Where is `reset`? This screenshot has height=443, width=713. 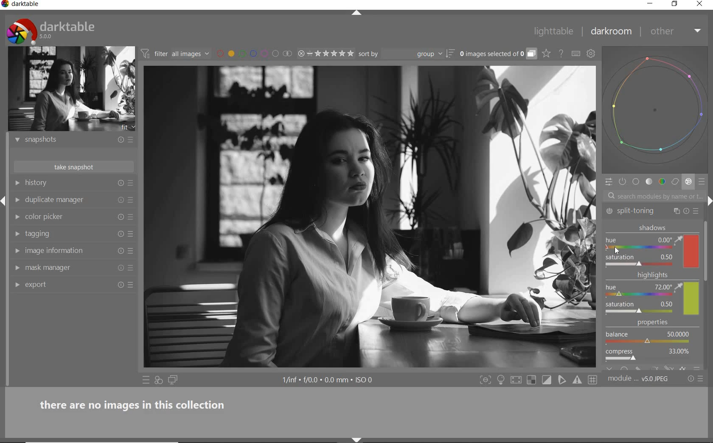
reset is located at coordinates (119, 233).